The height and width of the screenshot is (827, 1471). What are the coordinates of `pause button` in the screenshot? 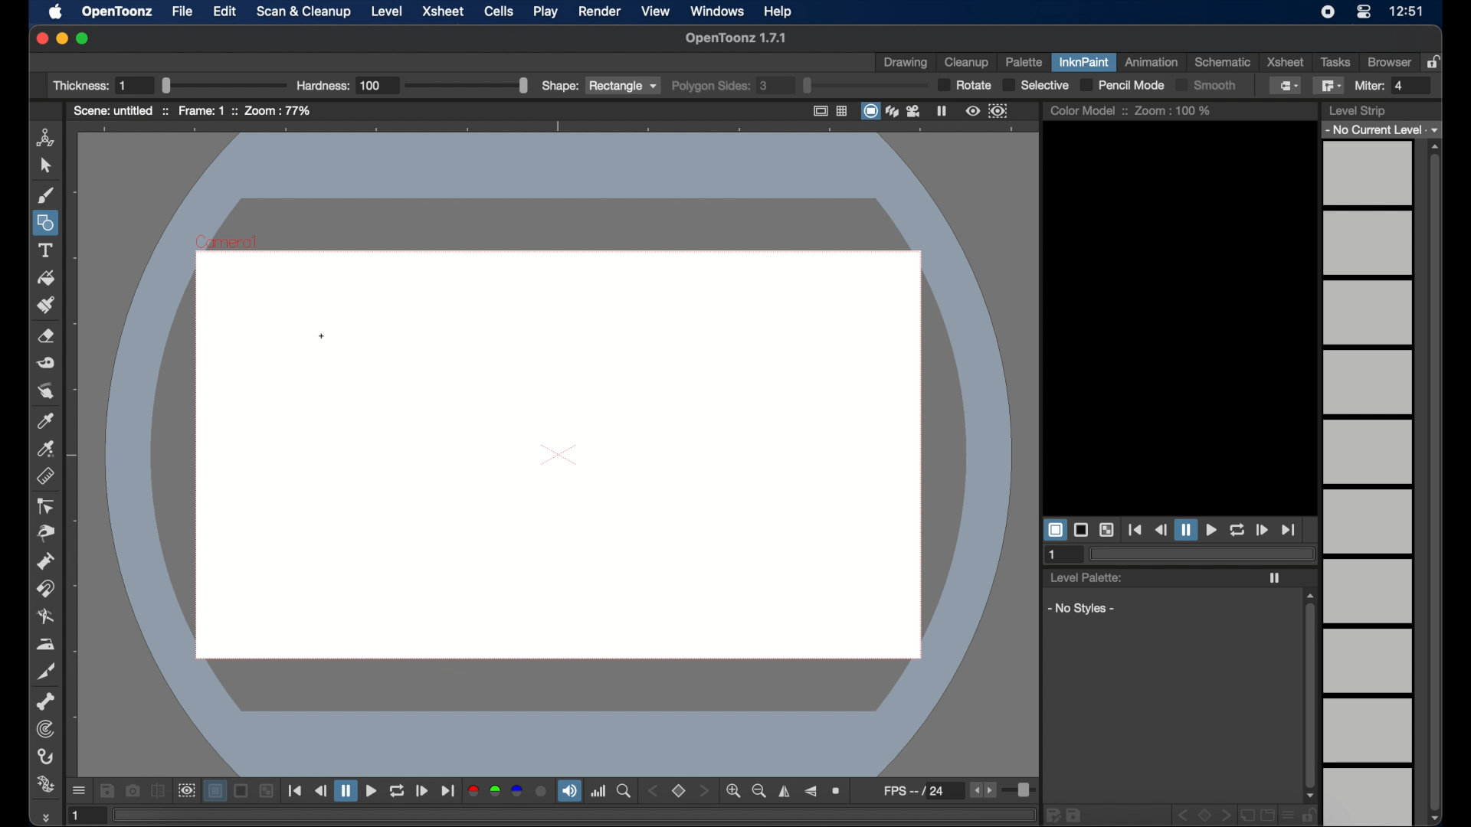 It's located at (1185, 529).